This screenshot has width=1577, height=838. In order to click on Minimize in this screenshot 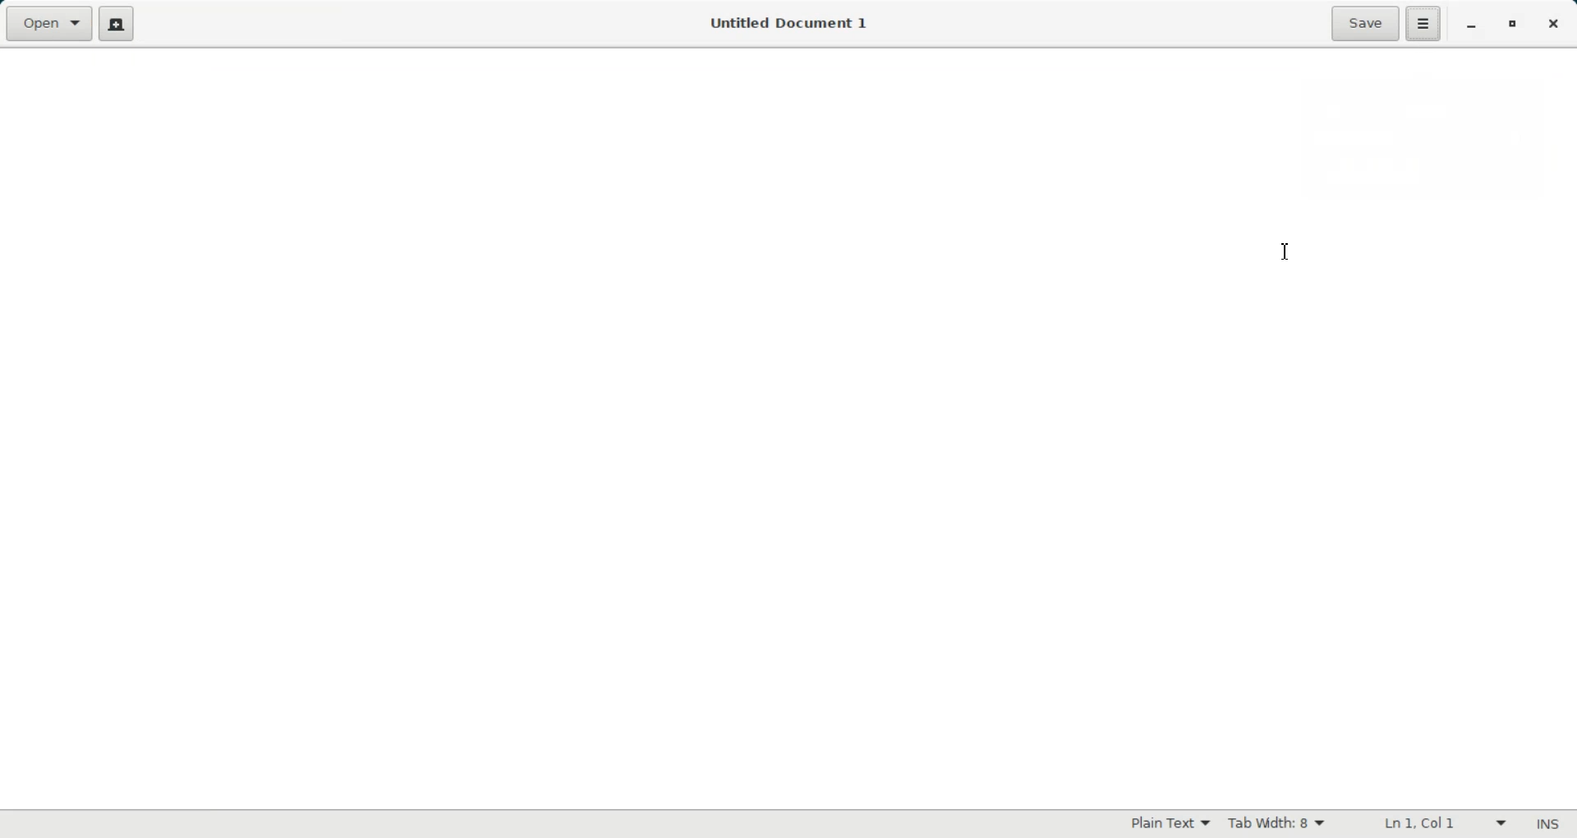, I will do `click(1473, 25)`.